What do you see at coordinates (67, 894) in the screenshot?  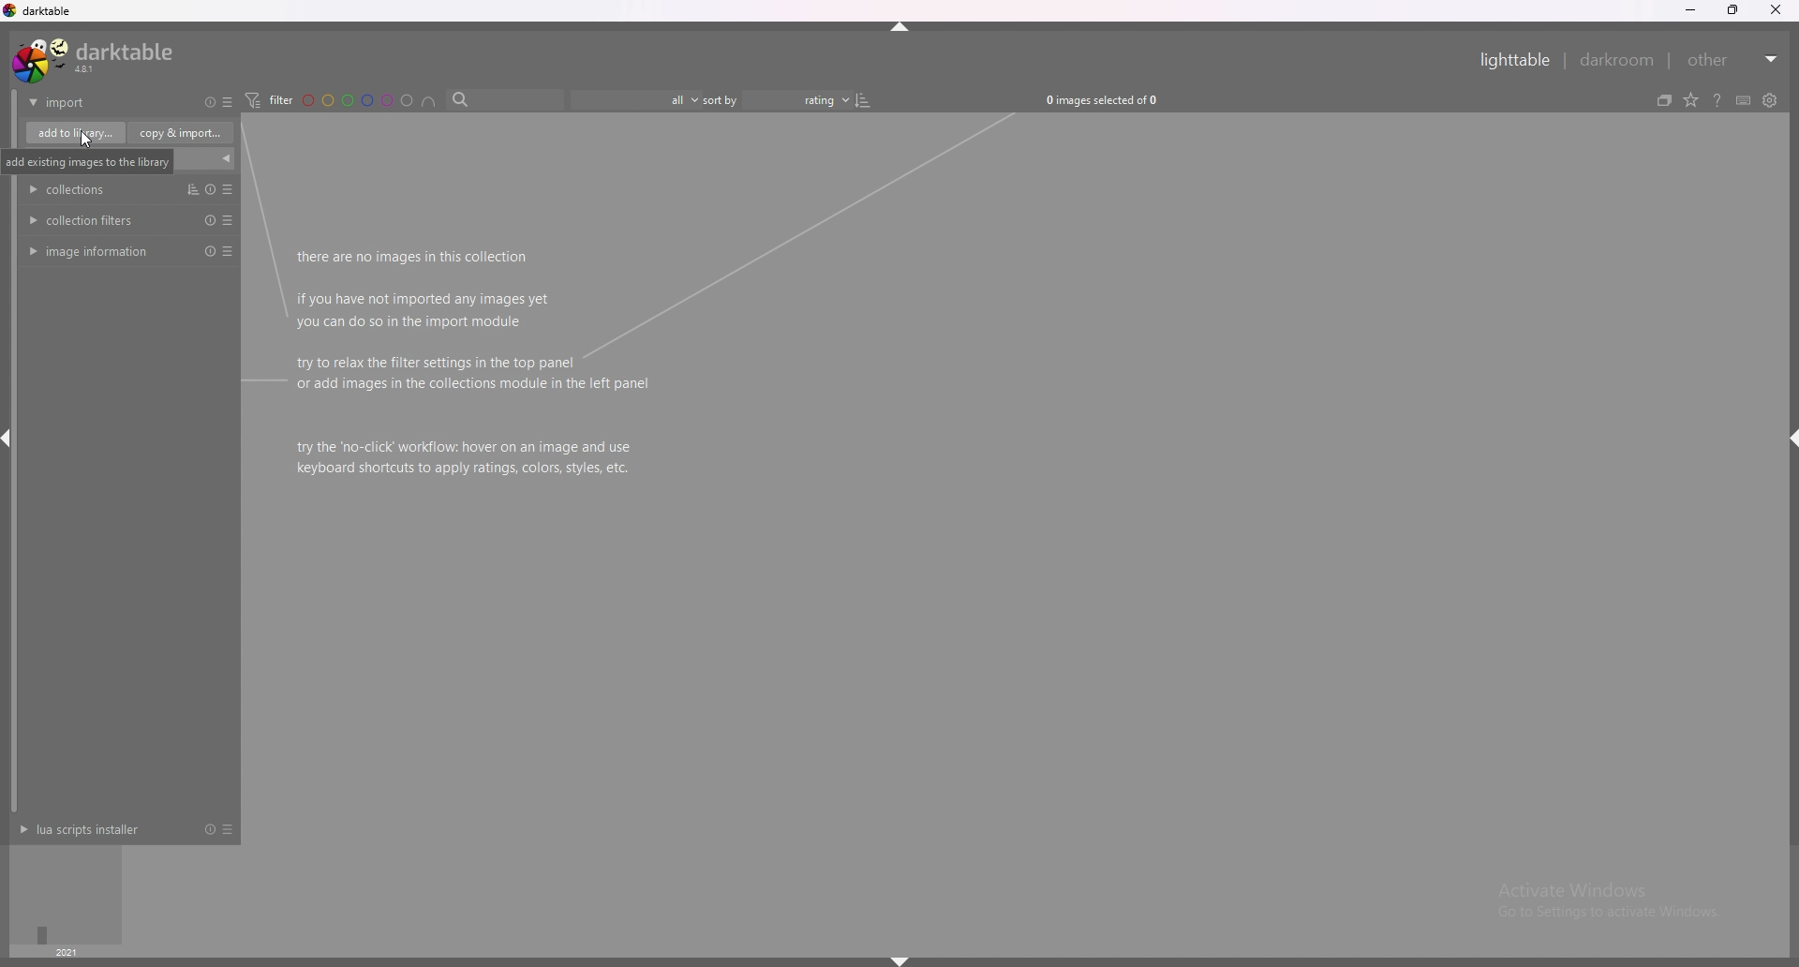 I see `time selector` at bounding box center [67, 894].